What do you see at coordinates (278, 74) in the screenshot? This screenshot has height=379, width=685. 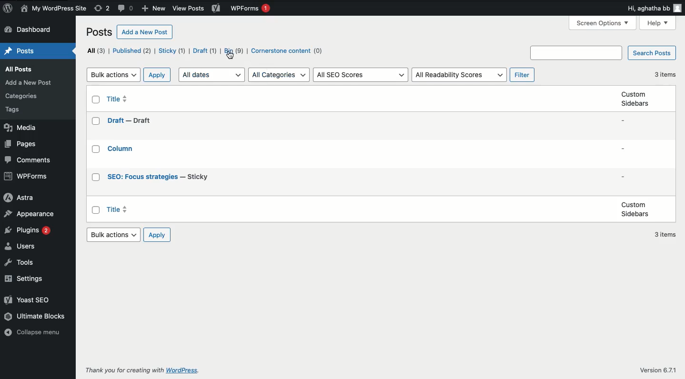 I see `All categories` at bounding box center [278, 74].